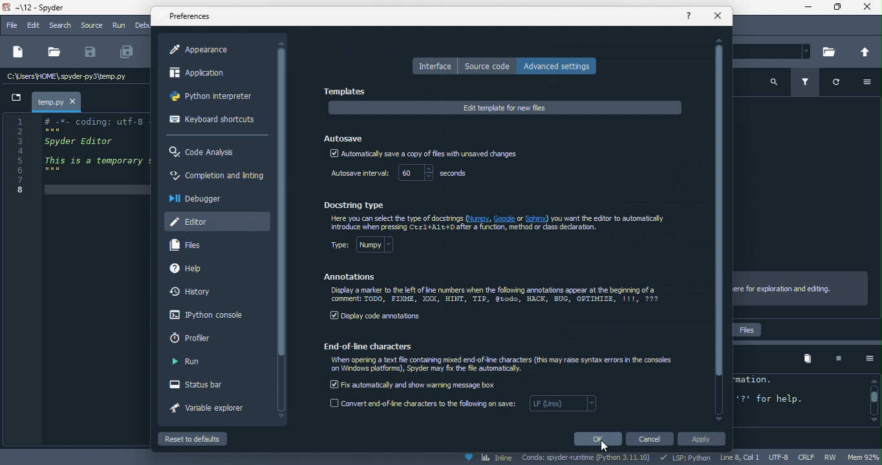 The width and height of the screenshot is (882, 465). I want to click on debugger, so click(200, 198).